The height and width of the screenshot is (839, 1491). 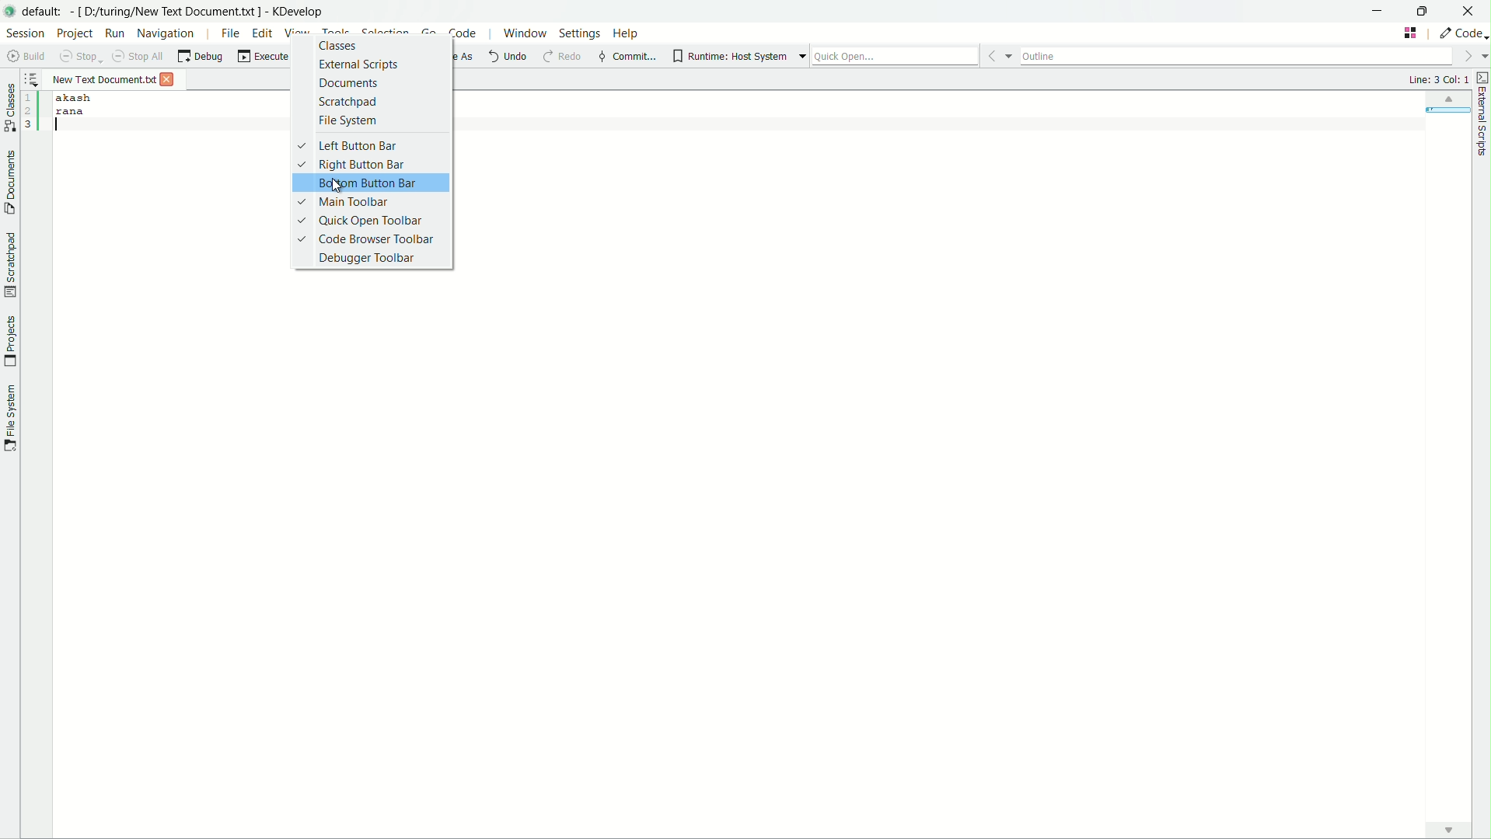 I want to click on quick open toolbar, so click(x=361, y=221).